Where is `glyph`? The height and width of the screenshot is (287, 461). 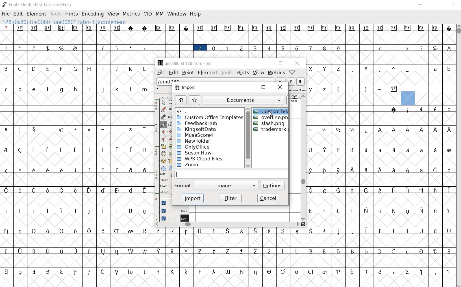 glyph is located at coordinates (338, 231).